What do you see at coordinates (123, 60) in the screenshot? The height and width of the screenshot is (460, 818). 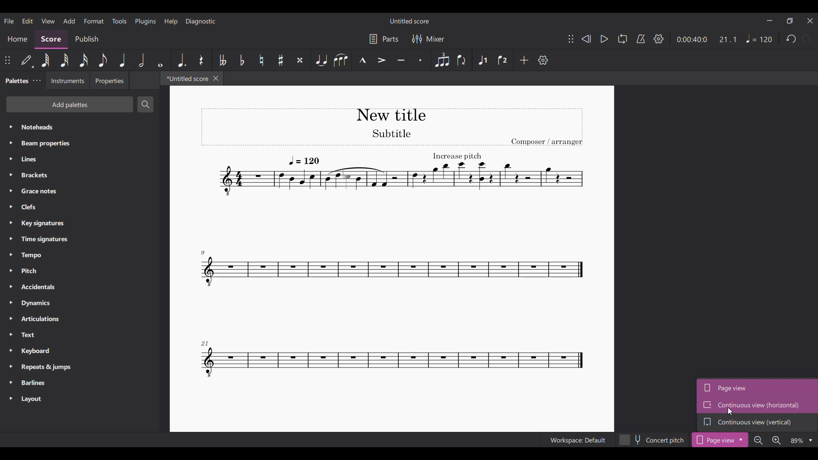 I see `Quarter note` at bounding box center [123, 60].